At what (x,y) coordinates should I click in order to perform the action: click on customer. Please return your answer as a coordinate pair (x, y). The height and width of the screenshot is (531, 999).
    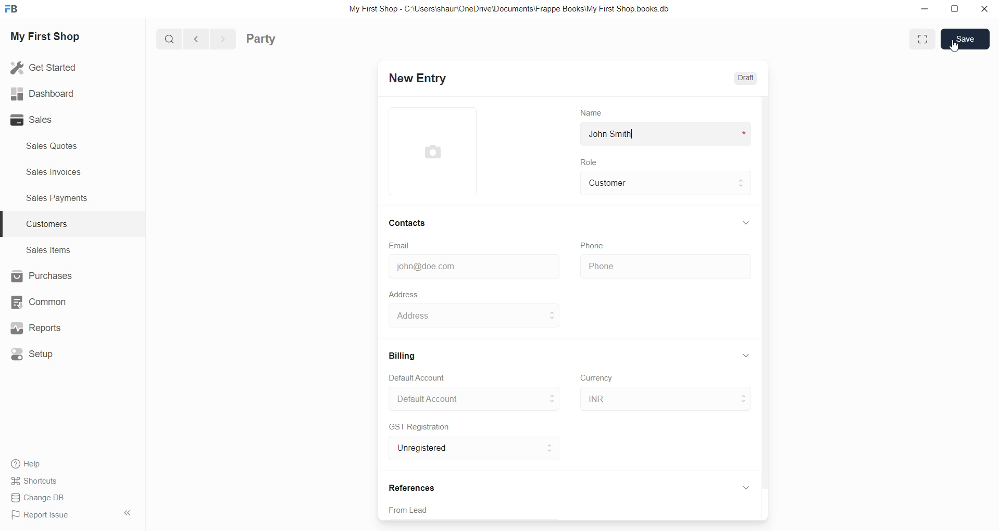
    Looking at the image, I should click on (653, 183).